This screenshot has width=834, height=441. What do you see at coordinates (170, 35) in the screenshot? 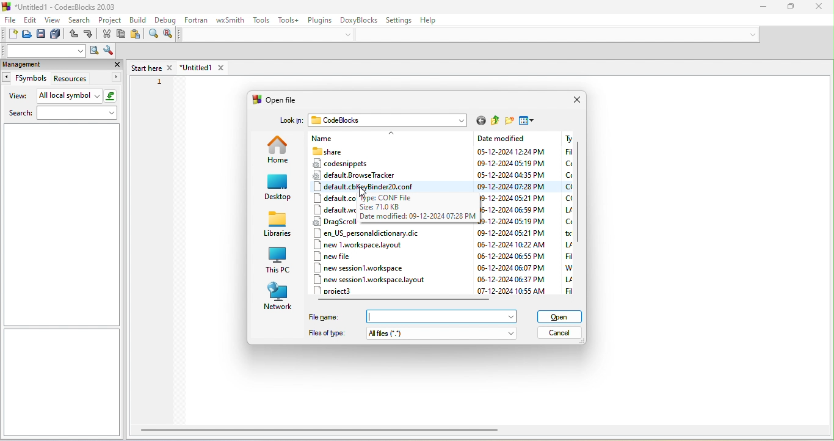
I see `replace` at bounding box center [170, 35].